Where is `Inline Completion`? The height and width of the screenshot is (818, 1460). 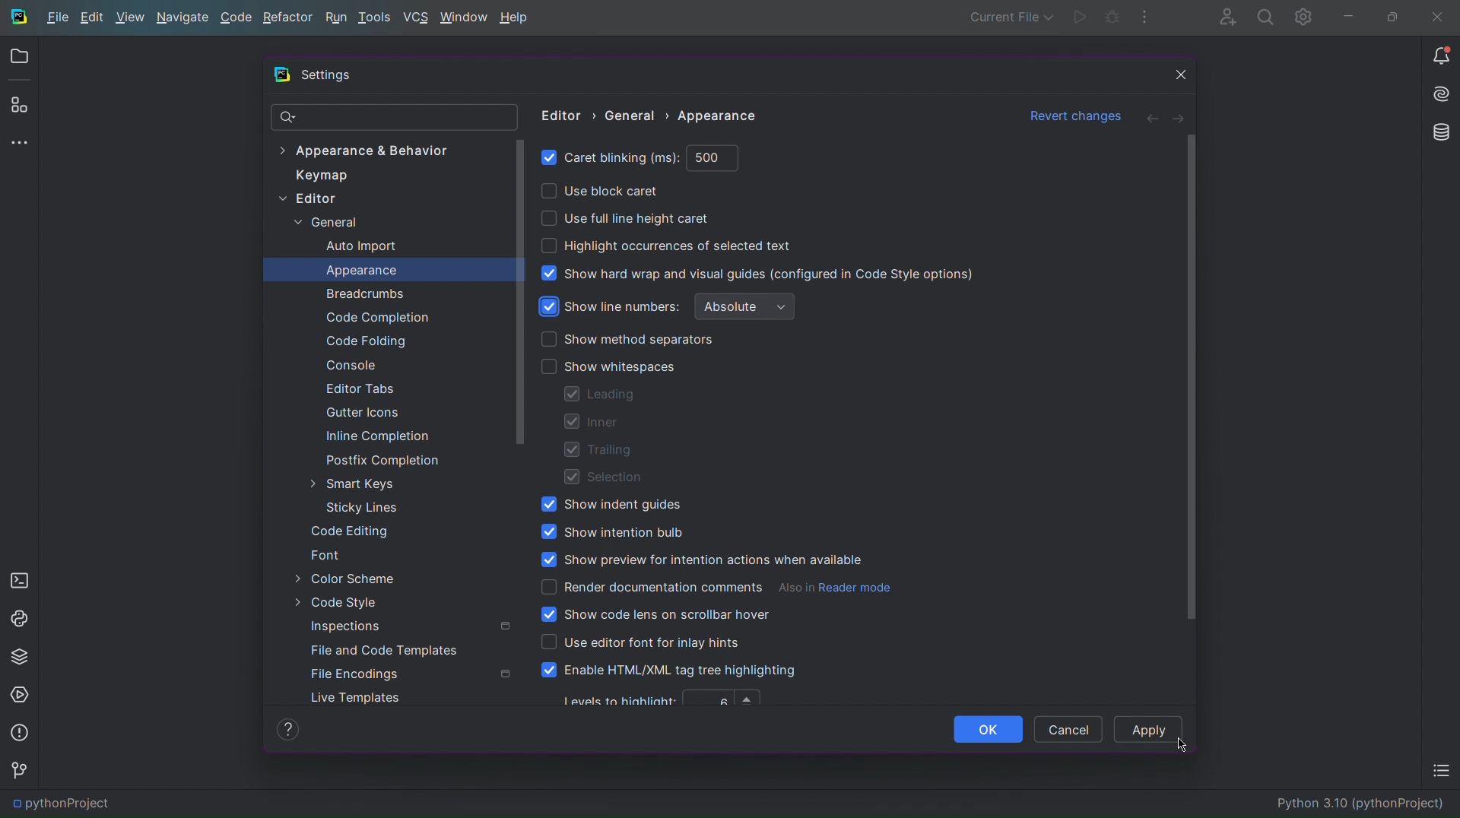
Inline Completion is located at coordinates (376, 438).